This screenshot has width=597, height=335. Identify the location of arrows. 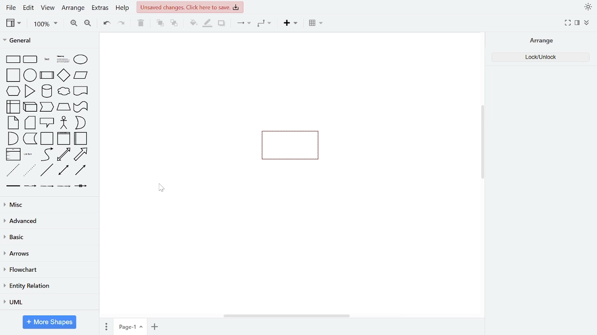
(49, 255).